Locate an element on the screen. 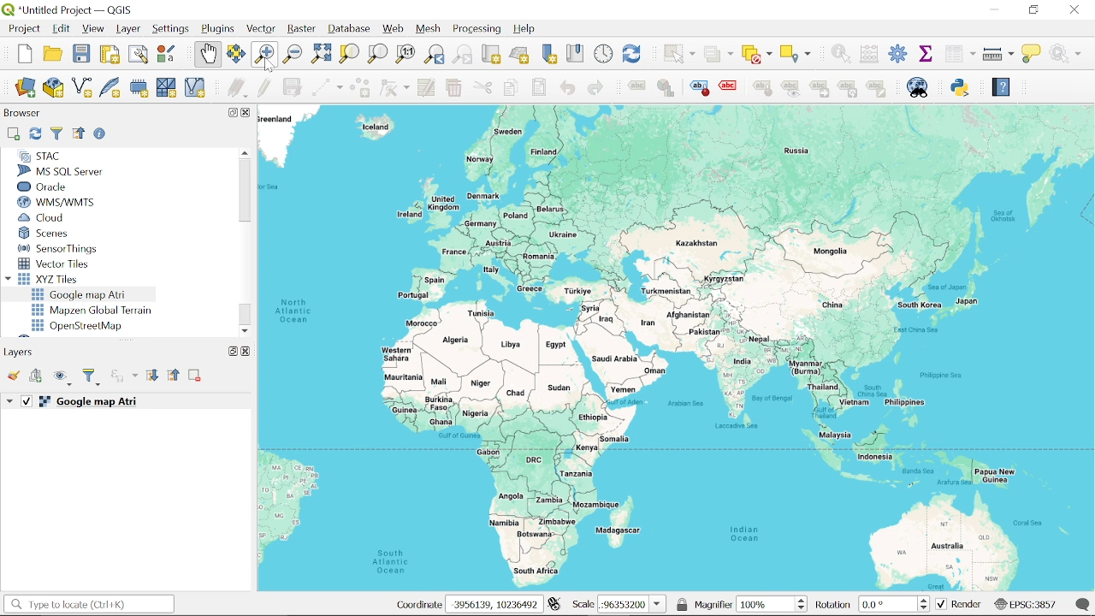  On/off is located at coordinates (27, 401).